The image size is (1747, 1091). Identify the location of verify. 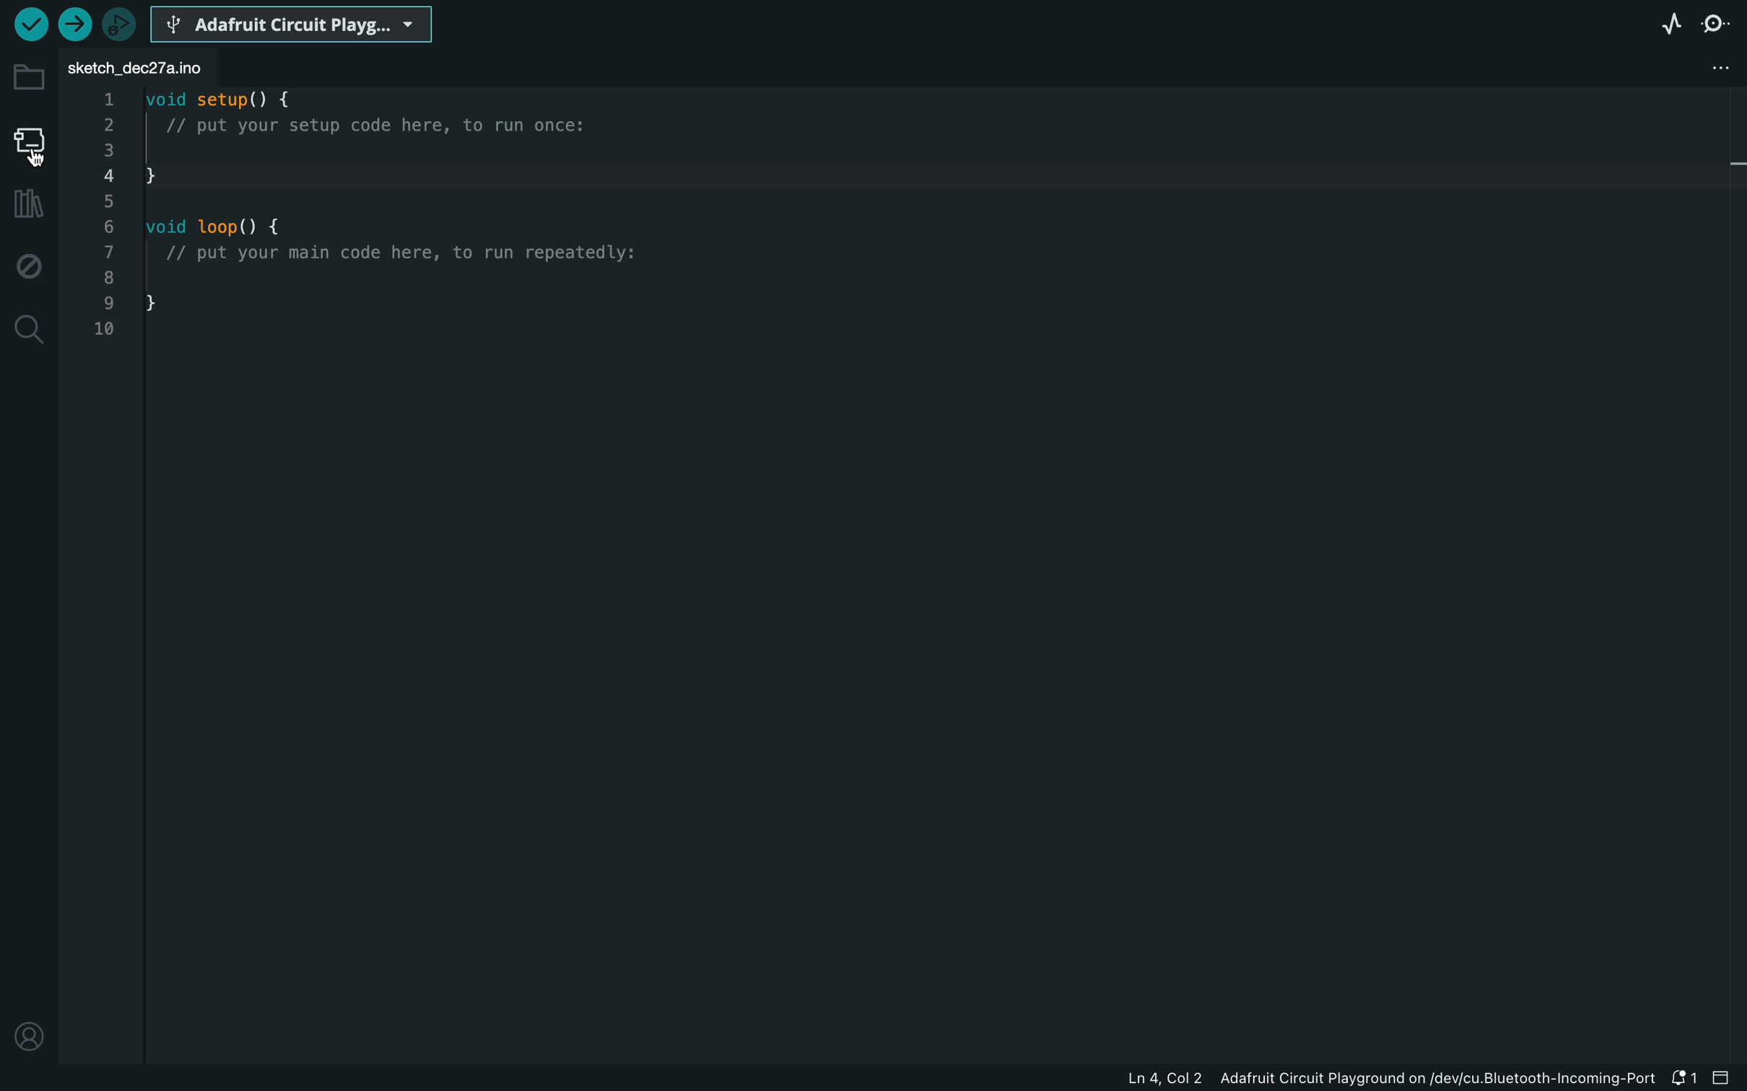
(29, 25).